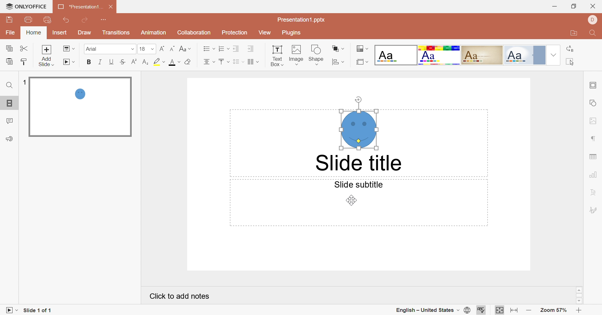 The width and height of the screenshot is (602, 315). I want to click on Paste, so click(9, 61).